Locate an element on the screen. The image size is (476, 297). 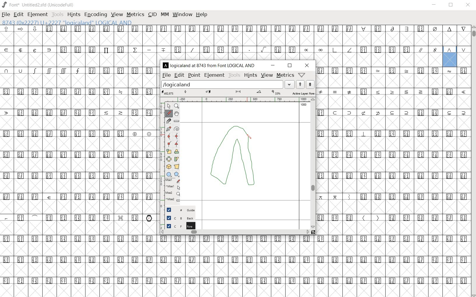
view is located at coordinates (117, 14).